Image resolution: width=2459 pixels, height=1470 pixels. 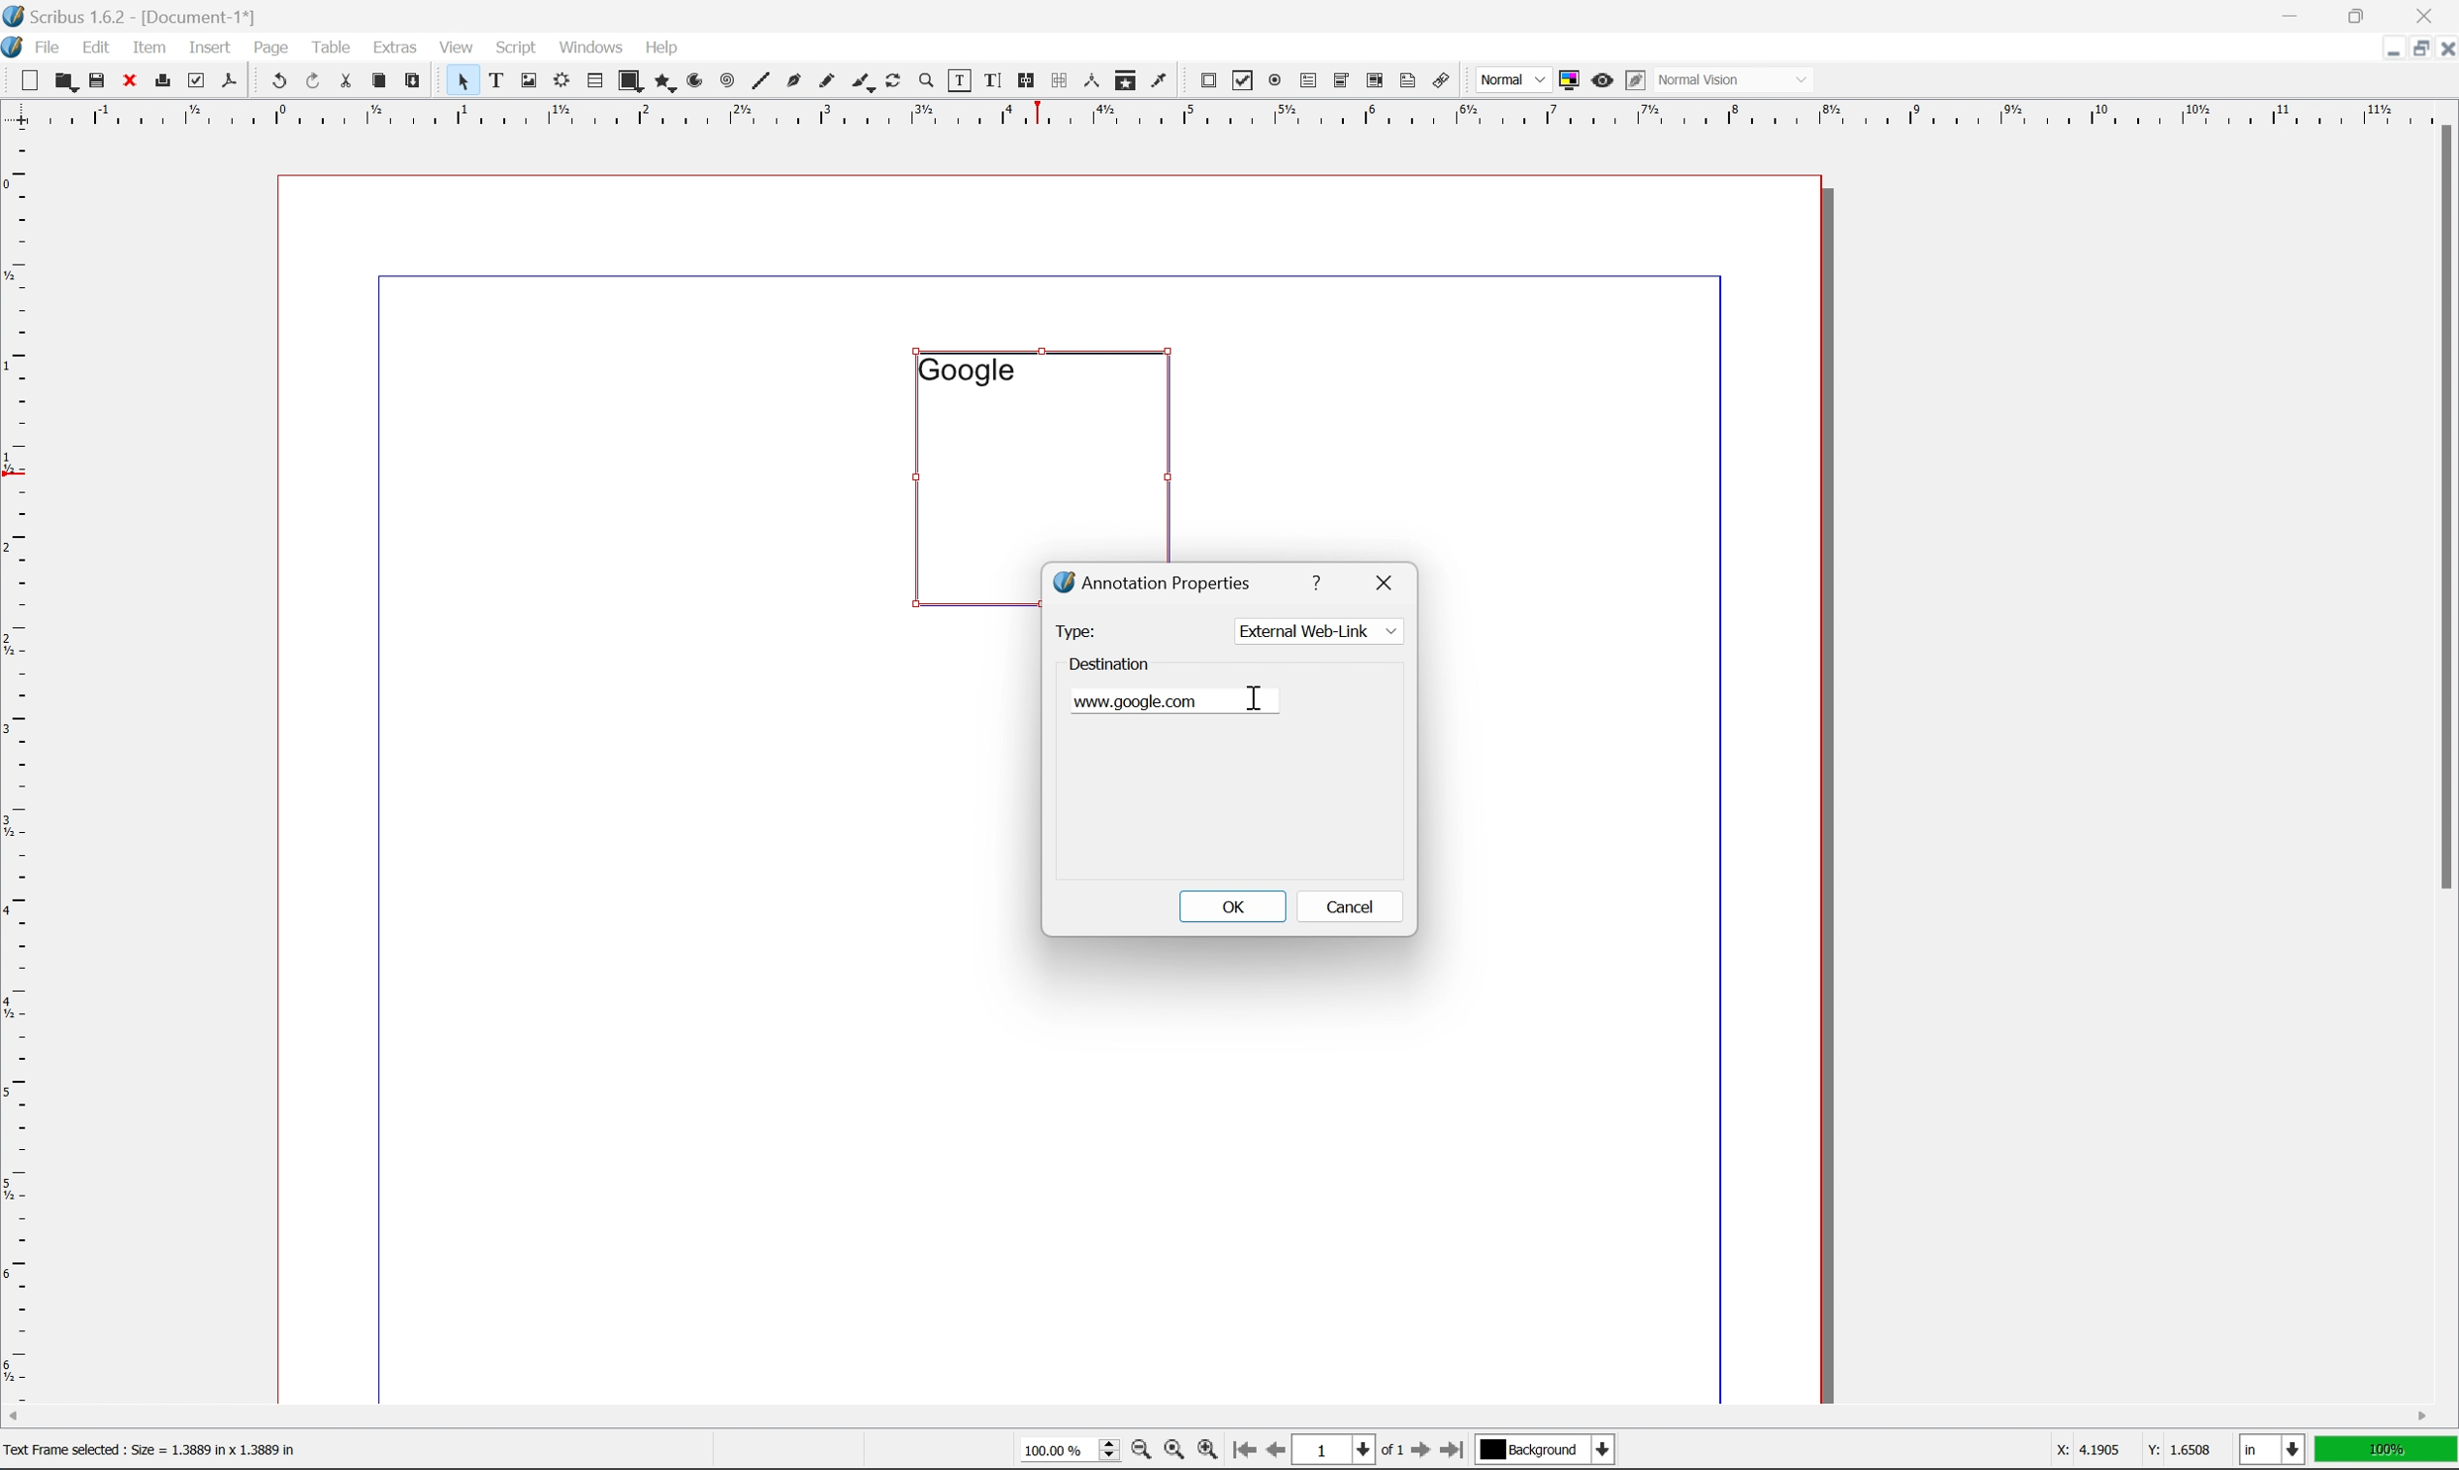 What do you see at coordinates (529, 82) in the screenshot?
I see `image frame` at bounding box center [529, 82].